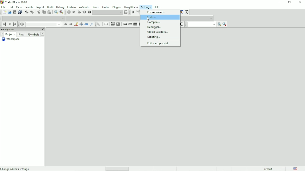 This screenshot has height=171, width=305. I want to click on Drop down, so click(59, 25).